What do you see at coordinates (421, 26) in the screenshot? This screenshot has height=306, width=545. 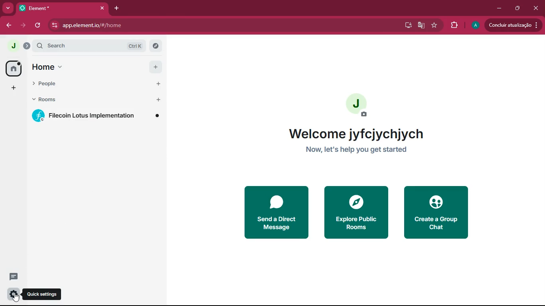 I see `google translate` at bounding box center [421, 26].